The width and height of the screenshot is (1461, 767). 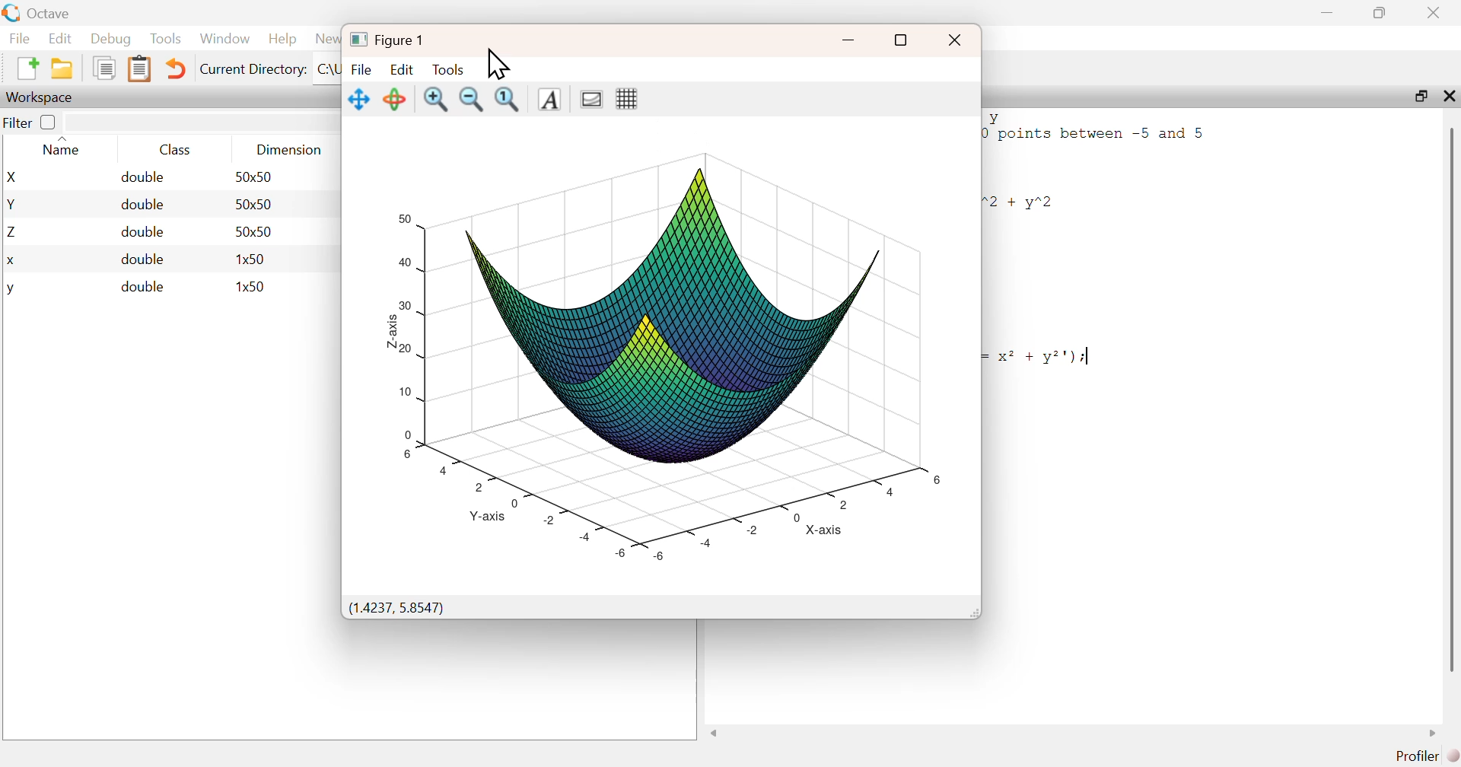 What do you see at coordinates (360, 100) in the screenshot?
I see `Move` at bounding box center [360, 100].